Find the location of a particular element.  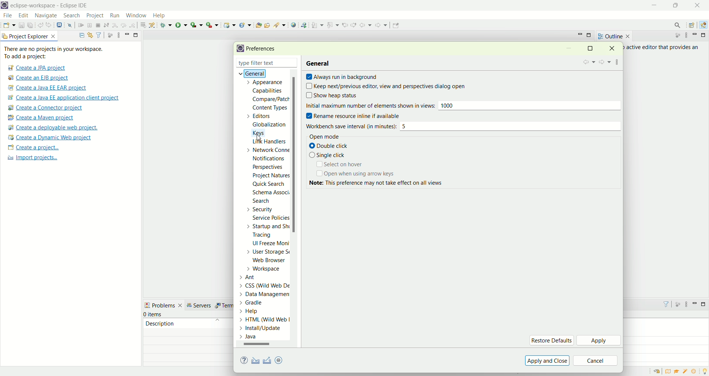

tutorials is located at coordinates (677, 372).